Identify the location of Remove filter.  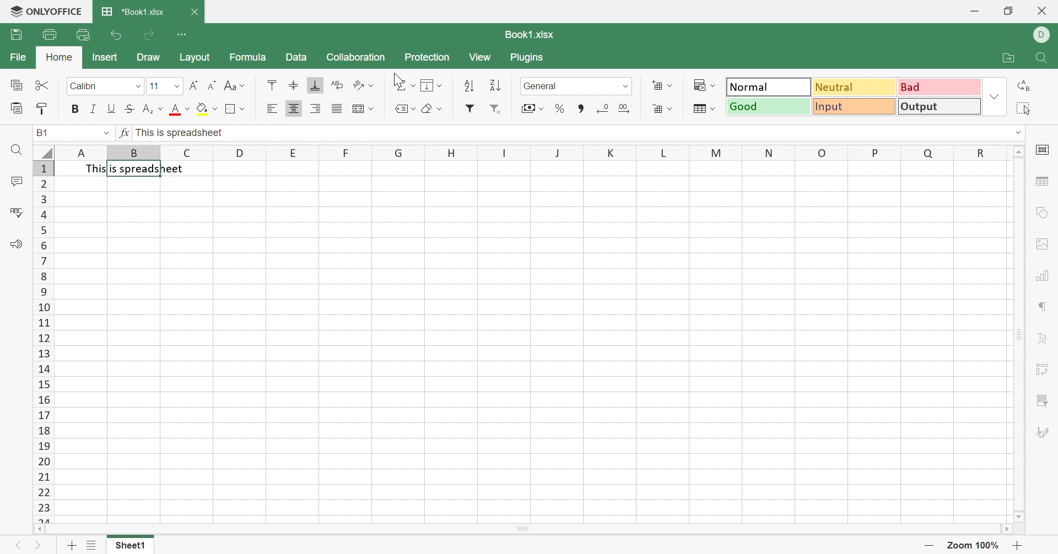
(496, 110).